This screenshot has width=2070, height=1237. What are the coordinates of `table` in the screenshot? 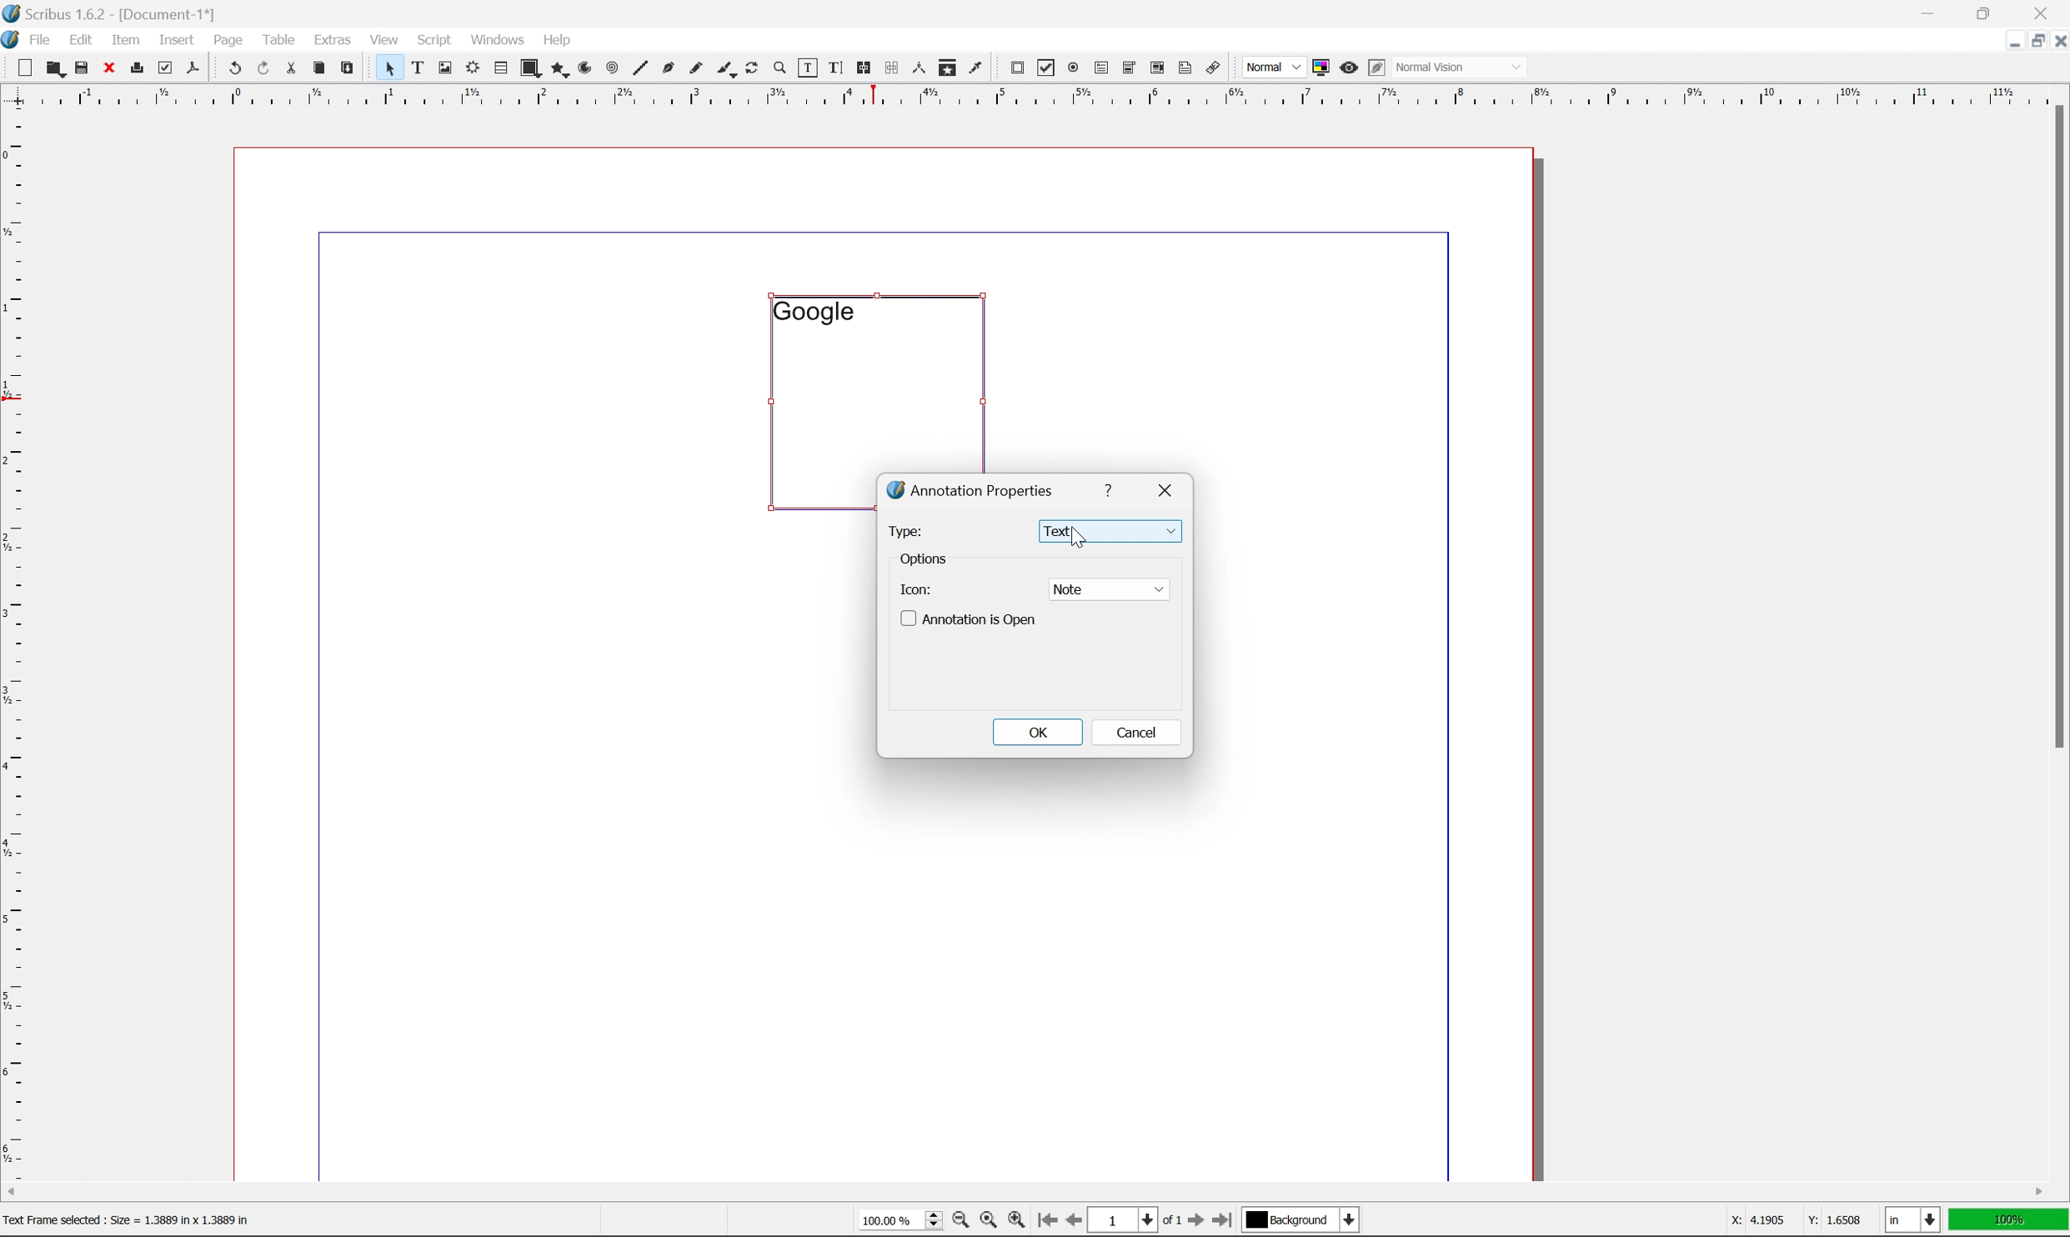 It's located at (500, 69).